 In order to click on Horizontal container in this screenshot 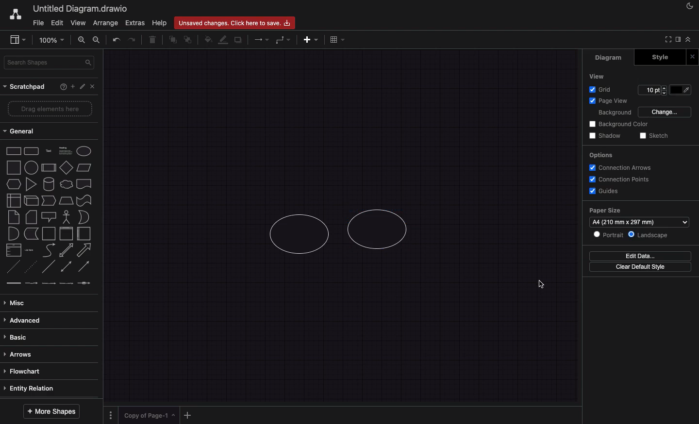, I will do `click(85, 234)`.